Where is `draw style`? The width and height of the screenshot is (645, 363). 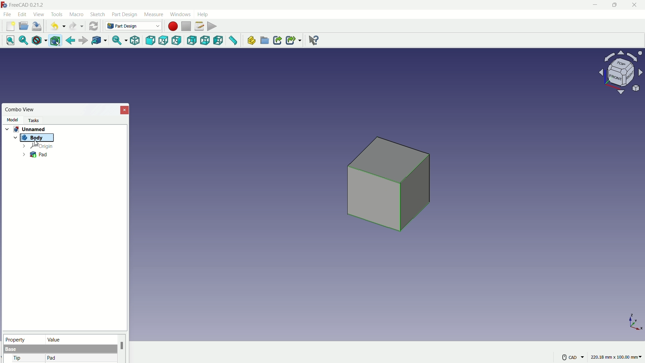
draw style is located at coordinates (38, 41).